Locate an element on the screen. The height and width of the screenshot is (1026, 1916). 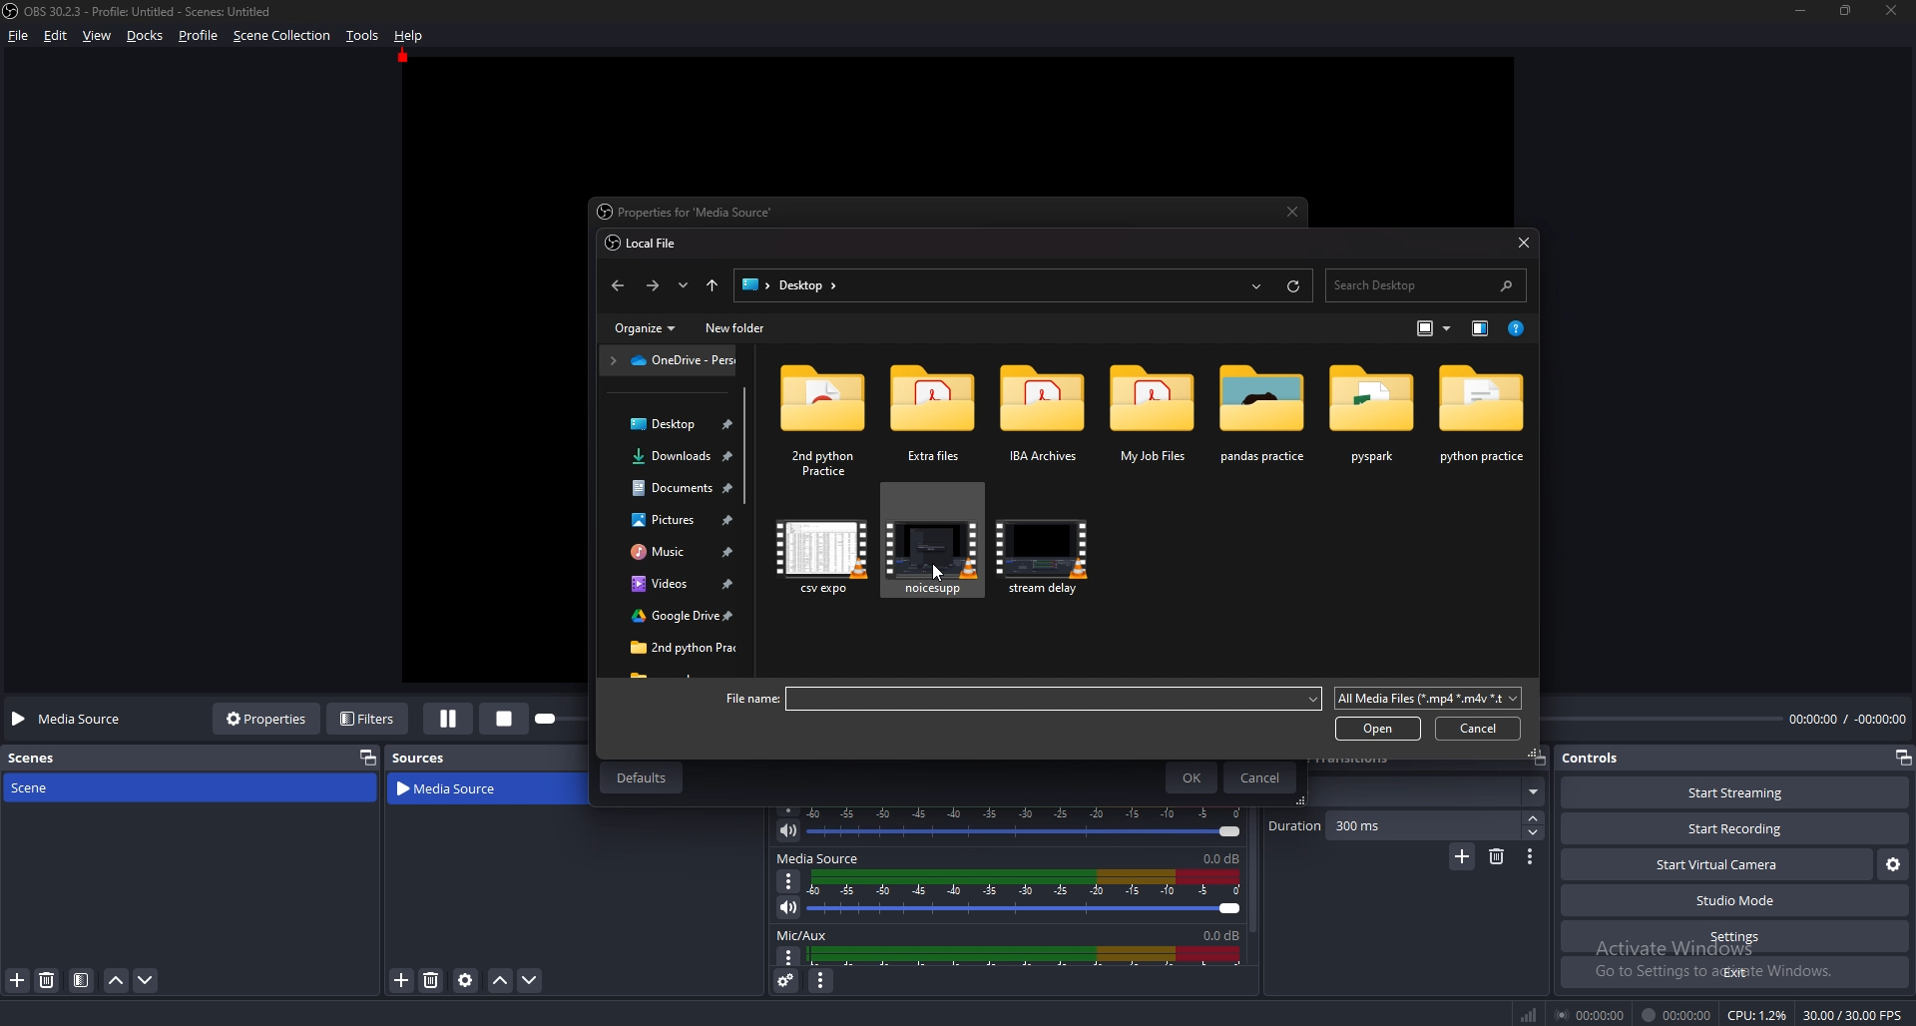
Studio mode is located at coordinates (1736, 900).